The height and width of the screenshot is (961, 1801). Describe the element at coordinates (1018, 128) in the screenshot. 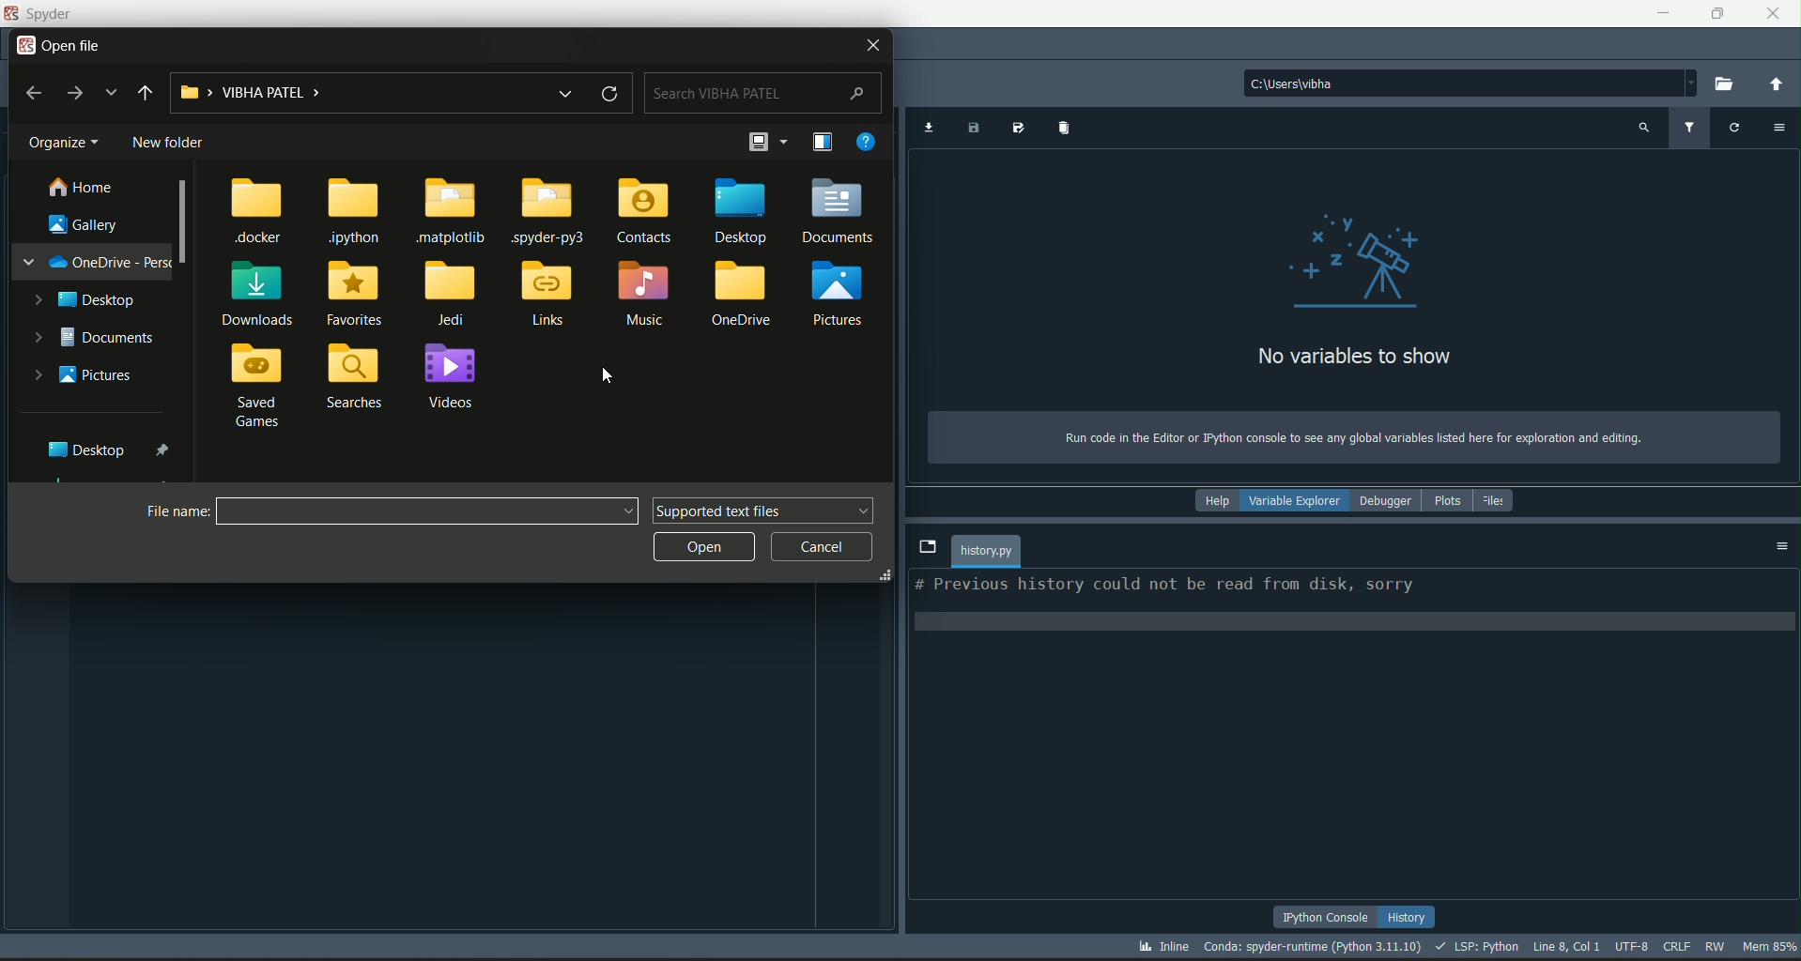

I see `save data as` at that location.